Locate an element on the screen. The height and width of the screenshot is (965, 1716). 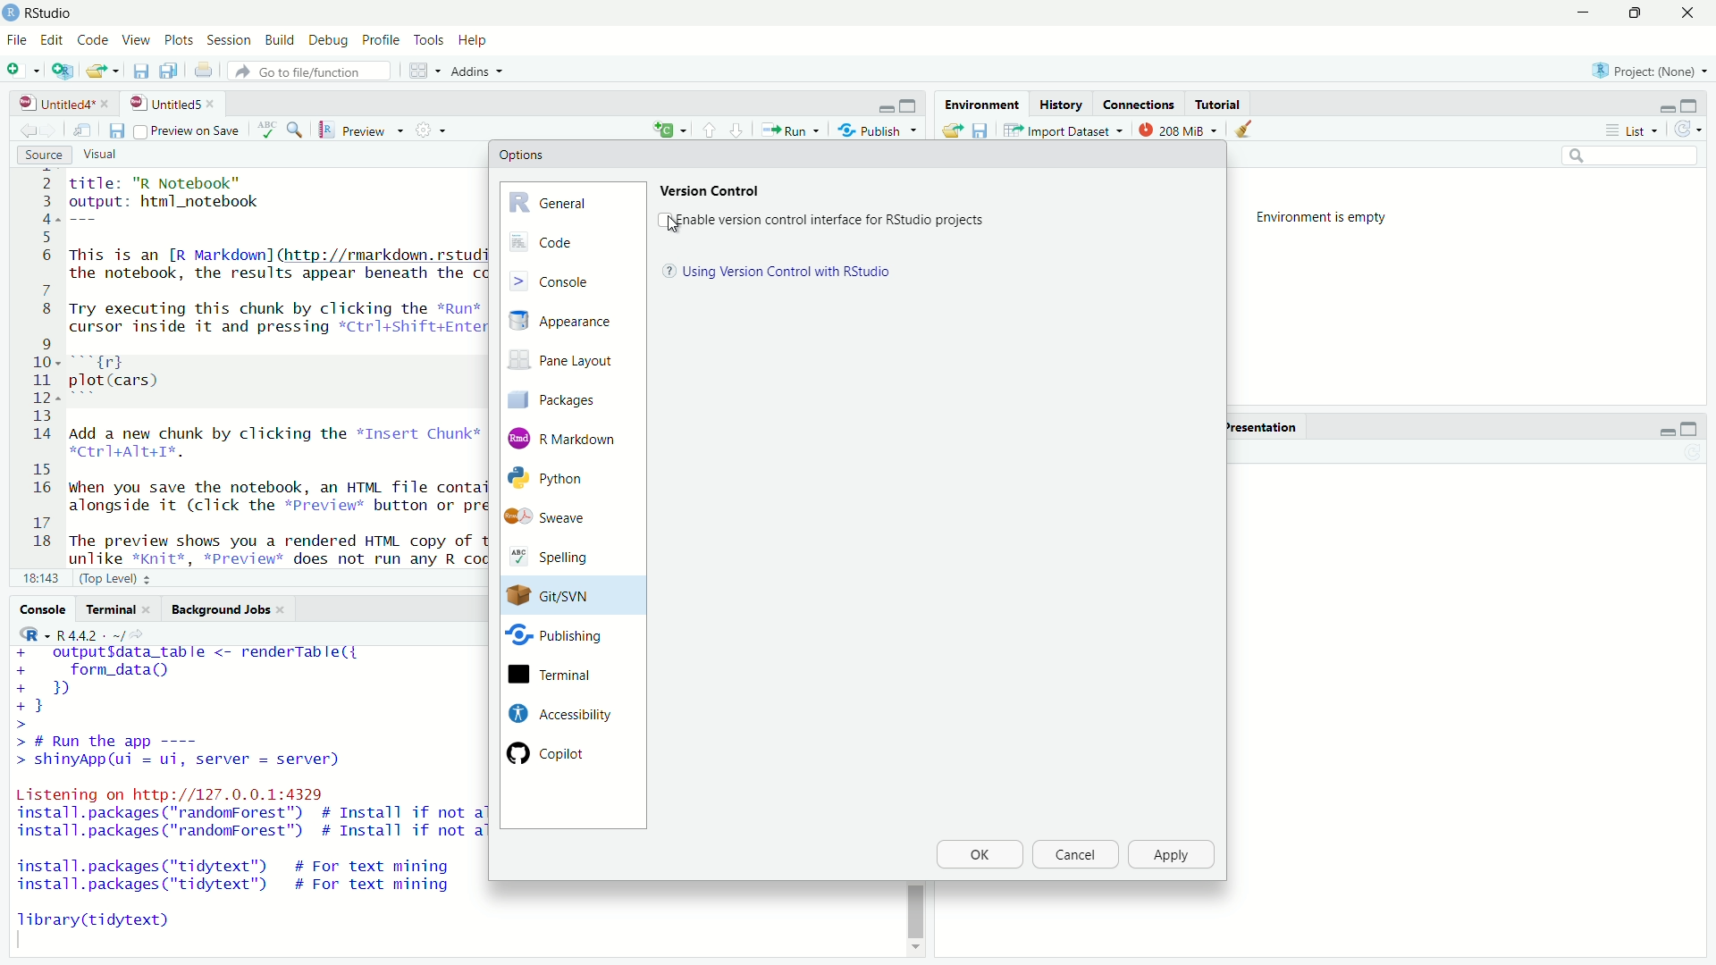
Git/SVN is located at coordinates (556, 596).